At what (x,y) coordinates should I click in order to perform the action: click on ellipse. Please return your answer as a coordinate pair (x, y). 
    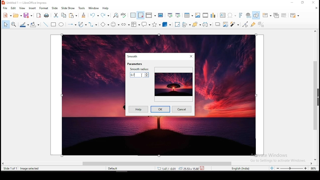
    Looking at the image, I should click on (61, 24).